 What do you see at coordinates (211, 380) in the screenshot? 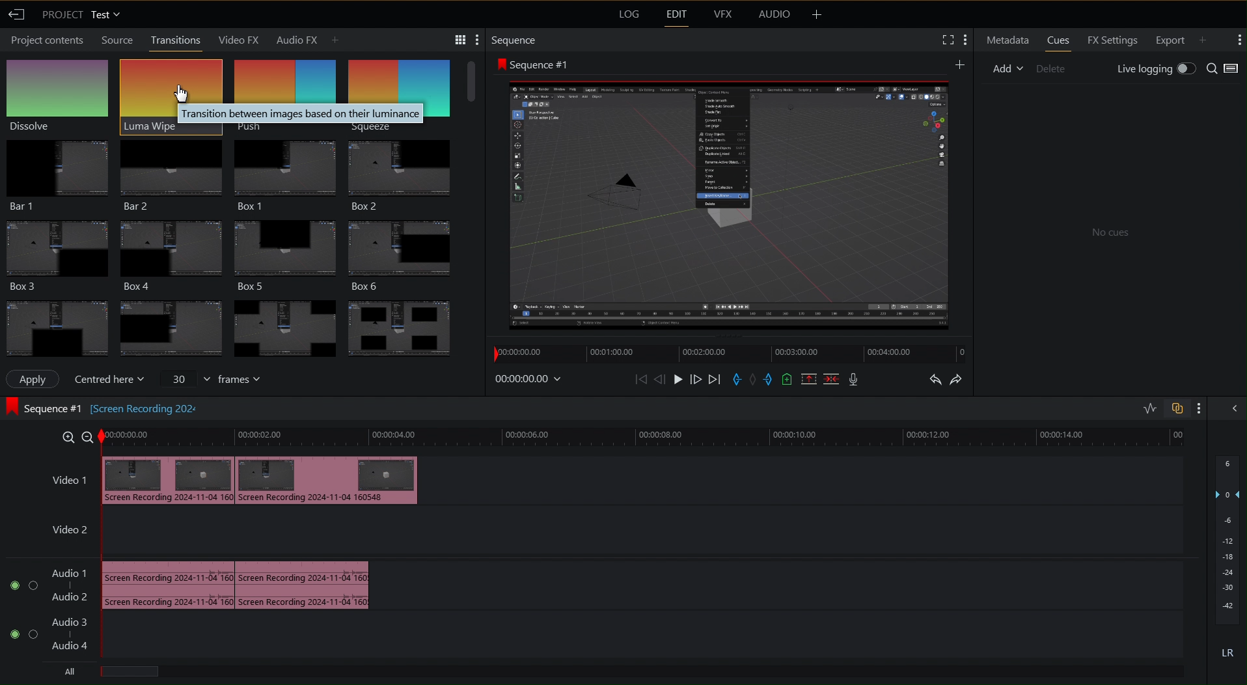
I see `frames` at bounding box center [211, 380].